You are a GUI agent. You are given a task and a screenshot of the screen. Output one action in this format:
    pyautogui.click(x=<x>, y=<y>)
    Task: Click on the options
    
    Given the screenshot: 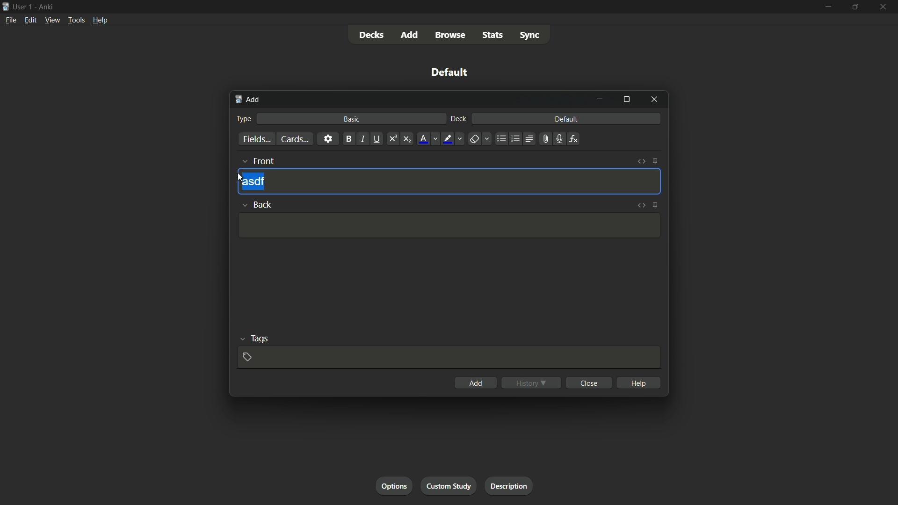 What is the action you would take?
    pyautogui.click(x=394, y=485)
    